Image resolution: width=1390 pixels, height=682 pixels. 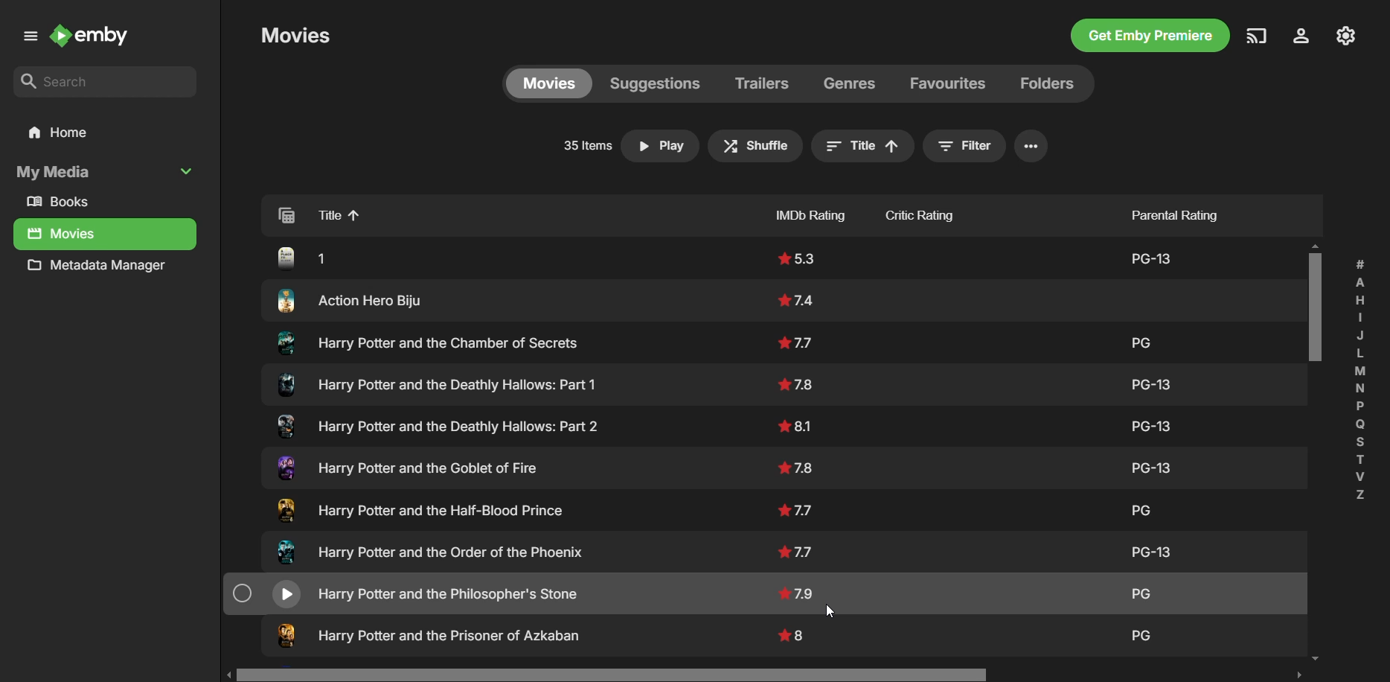 I want to click on , so click(x=1176, y=552).